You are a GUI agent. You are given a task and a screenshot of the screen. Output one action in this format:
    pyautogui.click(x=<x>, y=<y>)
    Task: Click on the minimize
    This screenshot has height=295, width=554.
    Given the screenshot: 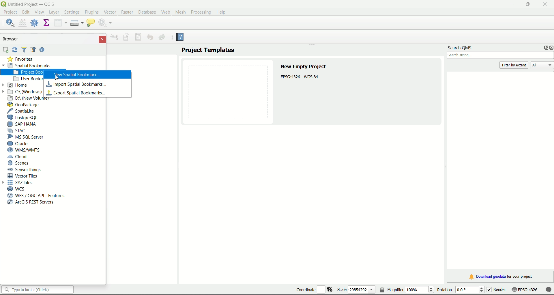 What is the action you would take?
    pyautogui.click(x=510, y=4)
    